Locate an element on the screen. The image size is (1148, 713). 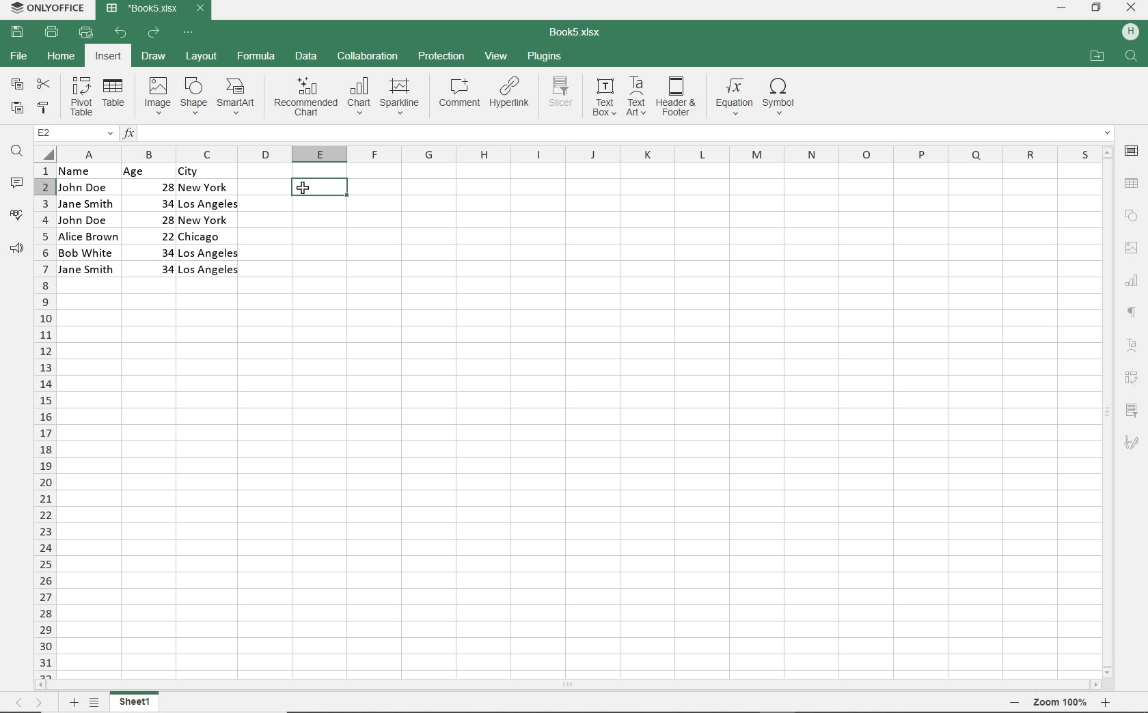
FIND is located at coordinates (16, 153).